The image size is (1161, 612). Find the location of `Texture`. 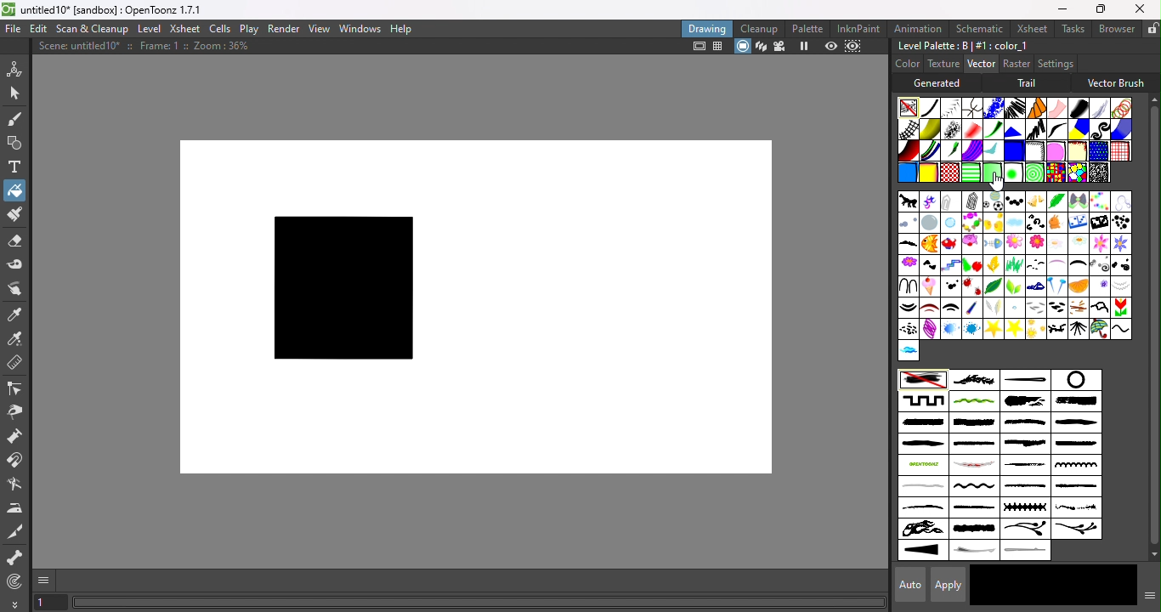

Texture is located at coordinates (942, 64).